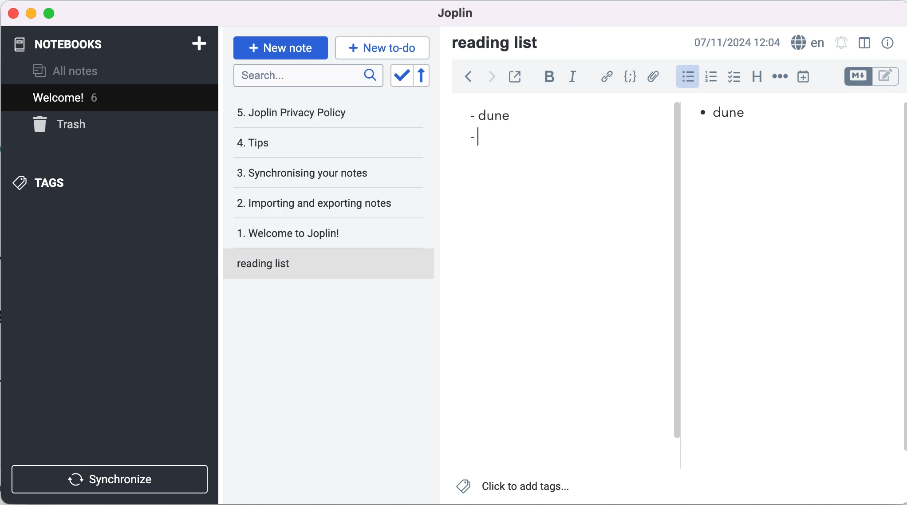 The image size is (907, 505). I want to click on toggle sort order field, so click(402, 76).